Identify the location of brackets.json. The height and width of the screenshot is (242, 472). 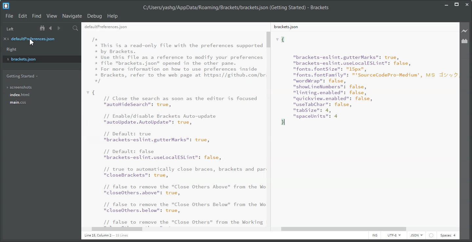
(40, 59).